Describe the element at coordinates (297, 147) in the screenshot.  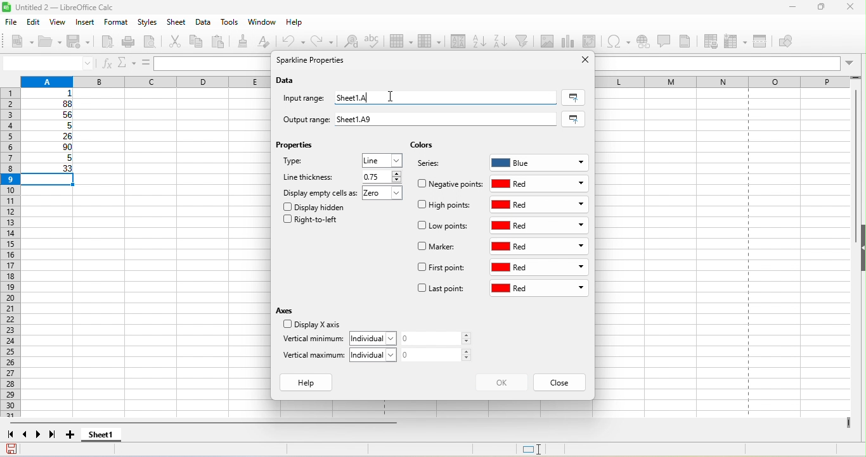
I see `properties` at that location.